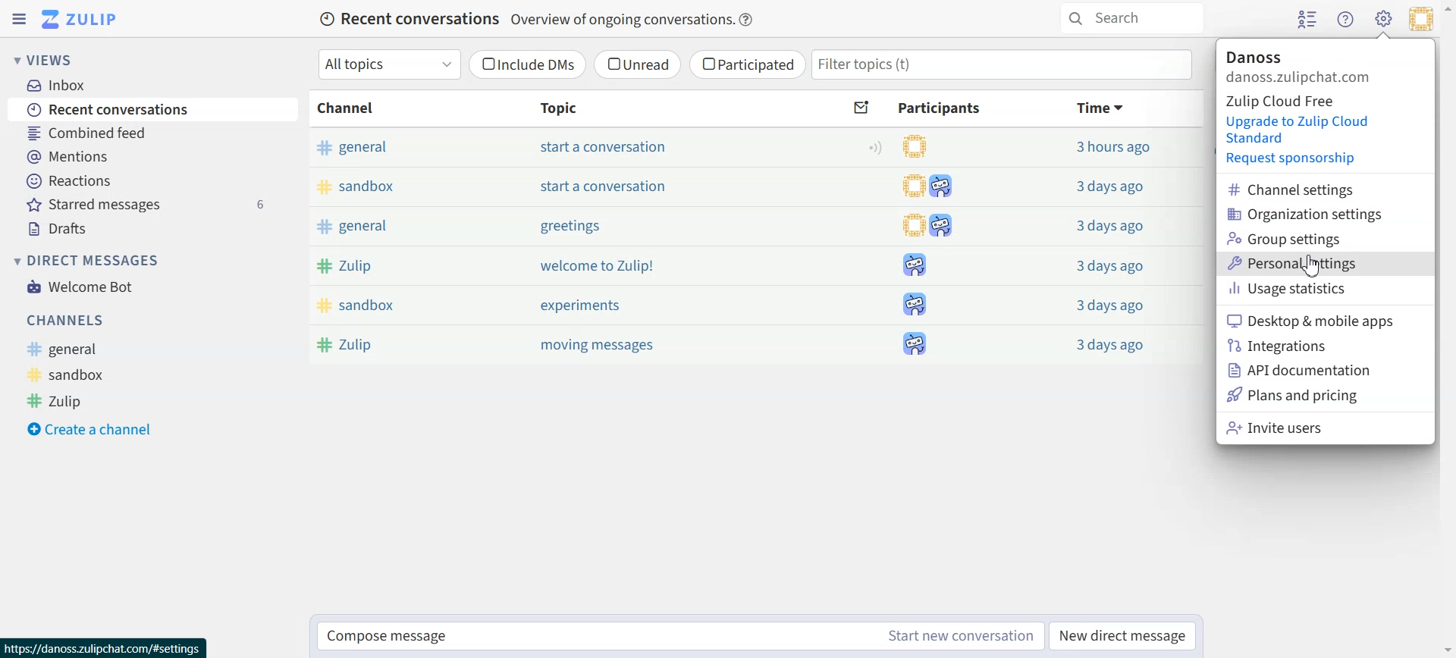 The image size is (1456, 658). What do you see at coordinates (1381, 20) in the screenshot?
I see `Settings` at bounding box center [1381, 20].